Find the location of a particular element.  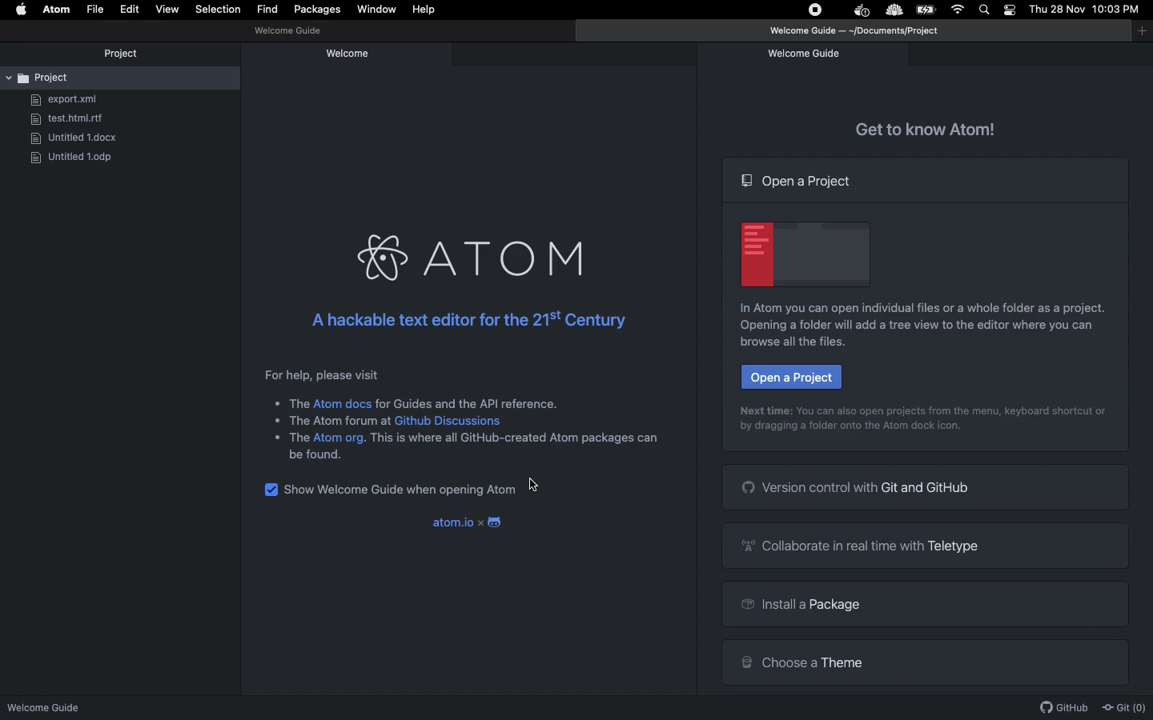

Git is located at coordinates (1123, 708).